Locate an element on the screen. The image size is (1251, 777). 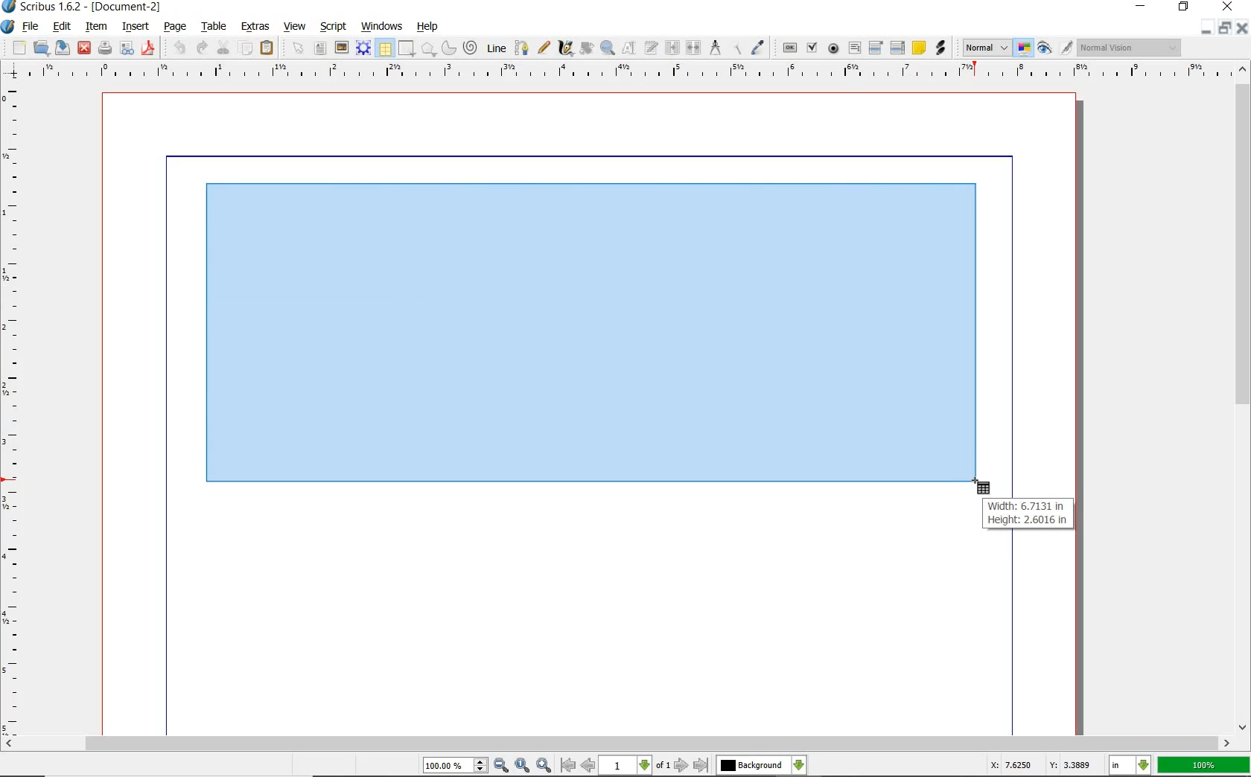
paste is located at coordinates (267, 49).